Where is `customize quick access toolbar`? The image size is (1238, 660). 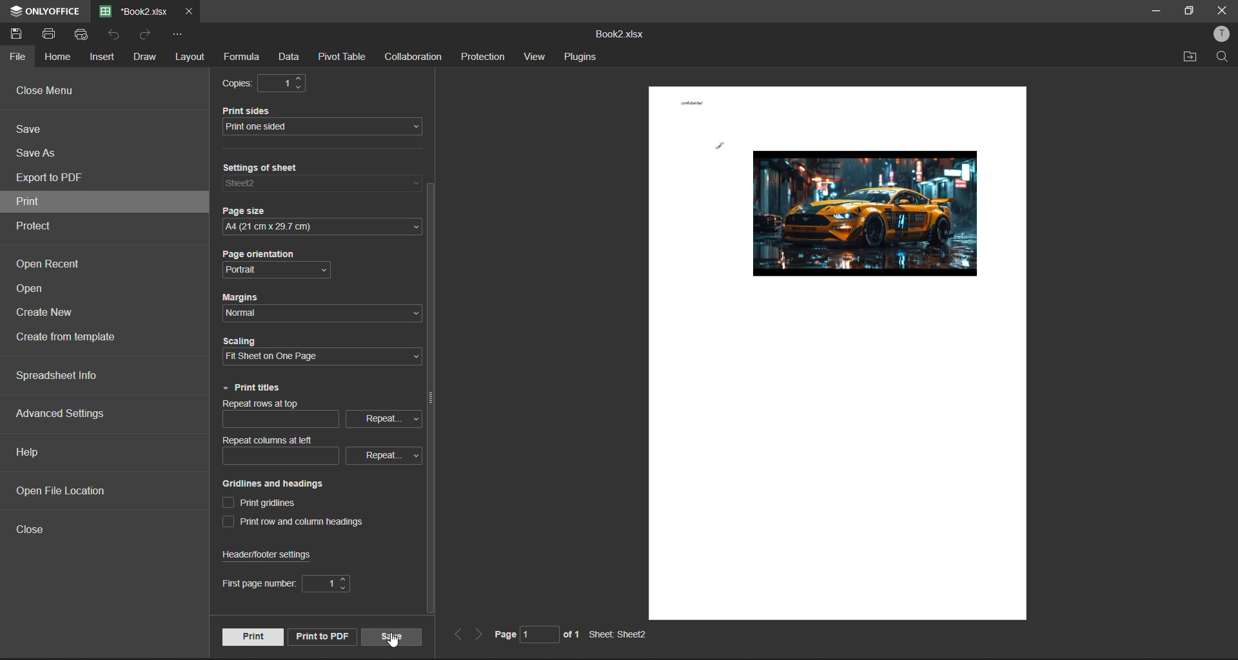
customize quick access toolbar is located at coordinates (182, 37).